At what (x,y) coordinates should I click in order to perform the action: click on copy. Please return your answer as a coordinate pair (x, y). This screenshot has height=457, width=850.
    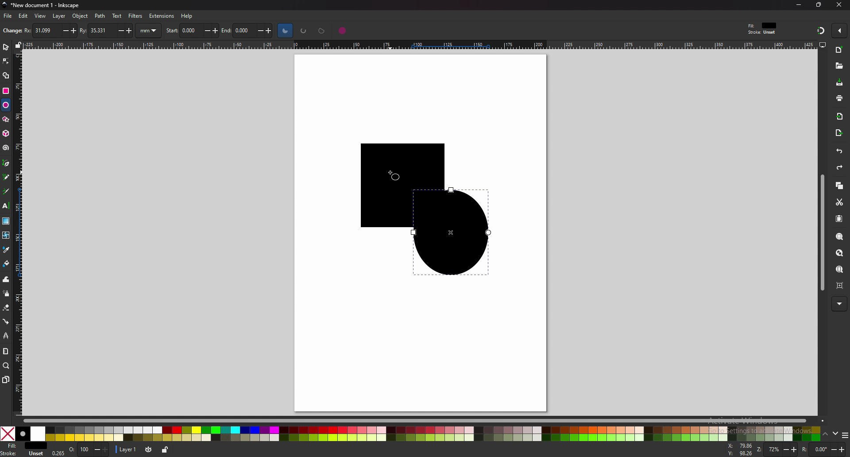
    Looking at the image, I should click on (839, 185).